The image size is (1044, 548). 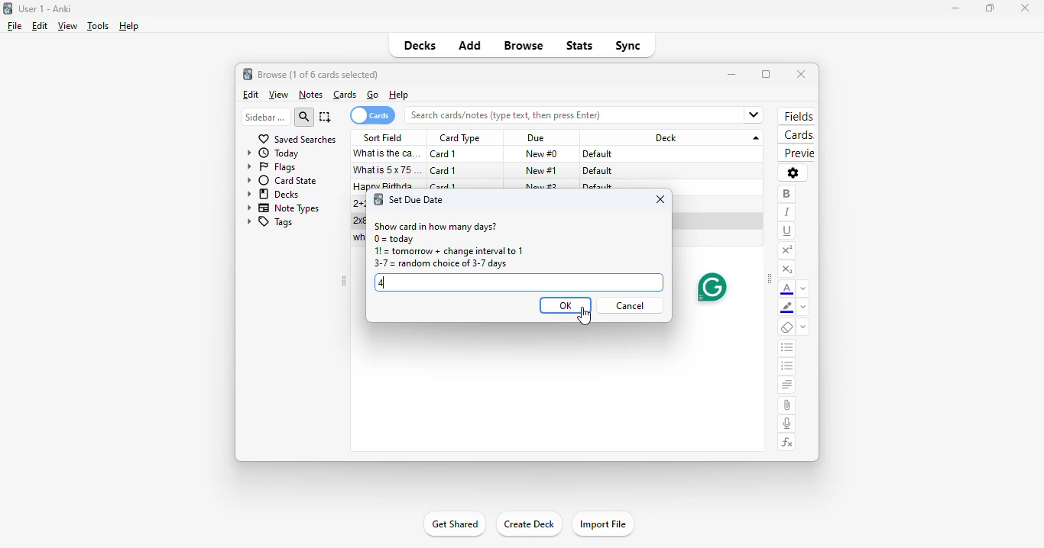 What do you see at coordinates (444, 171) in the screenshot?
I see `card 1` at bounding box center [444, 171].